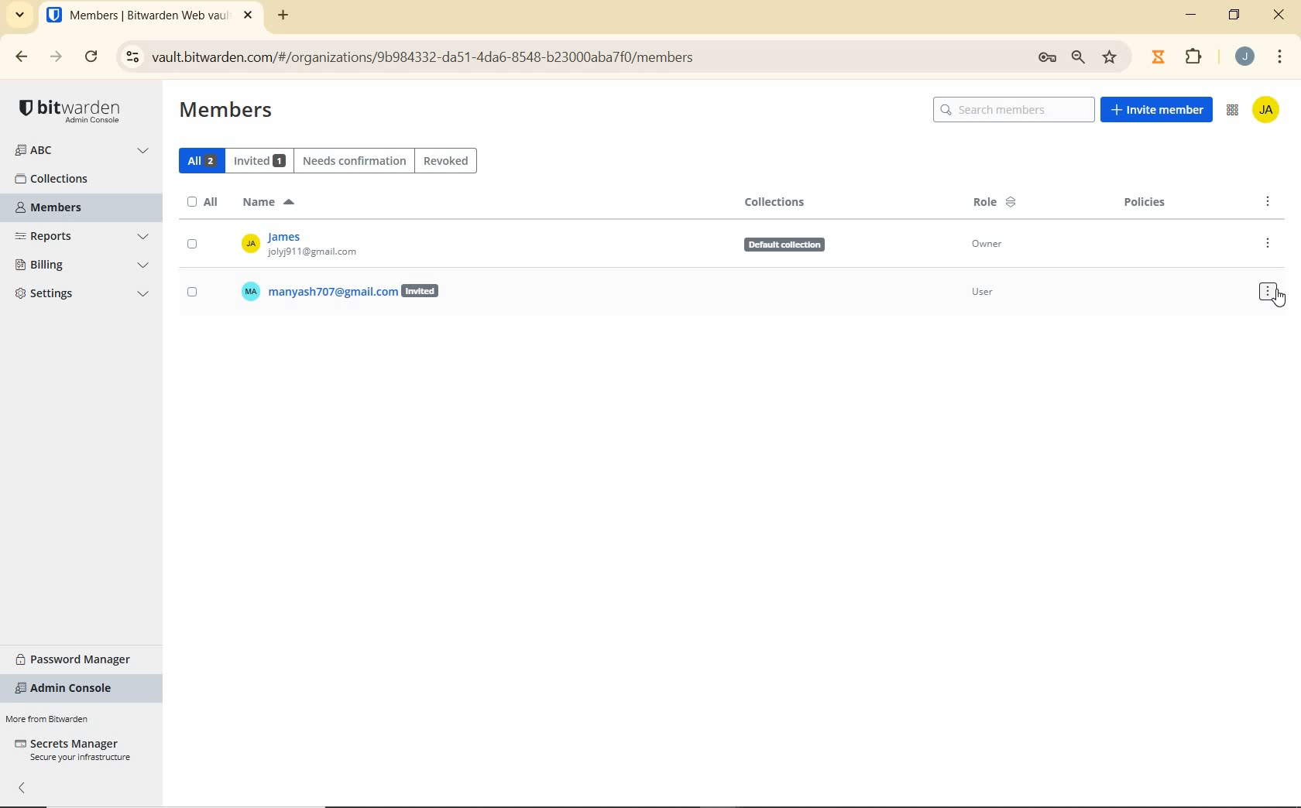 The image size is (1301, 808). I want to click on OPTIONS, so click(1271, 293).